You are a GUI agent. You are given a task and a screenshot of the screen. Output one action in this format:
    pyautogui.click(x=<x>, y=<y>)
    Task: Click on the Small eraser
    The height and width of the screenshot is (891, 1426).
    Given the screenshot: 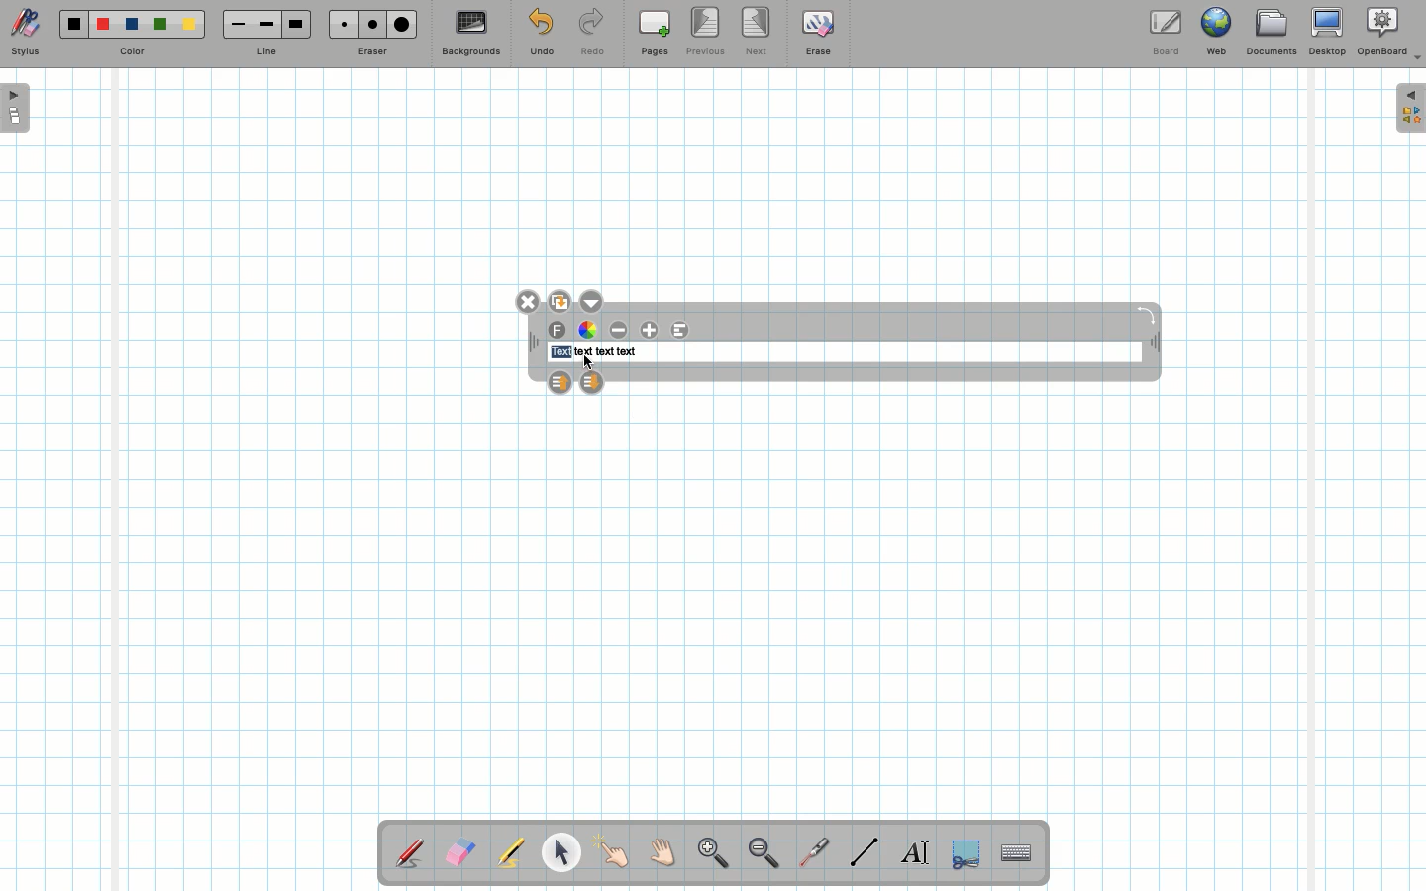 What is the action you would take?
    pyautogui.click(x=339, y=24)
    